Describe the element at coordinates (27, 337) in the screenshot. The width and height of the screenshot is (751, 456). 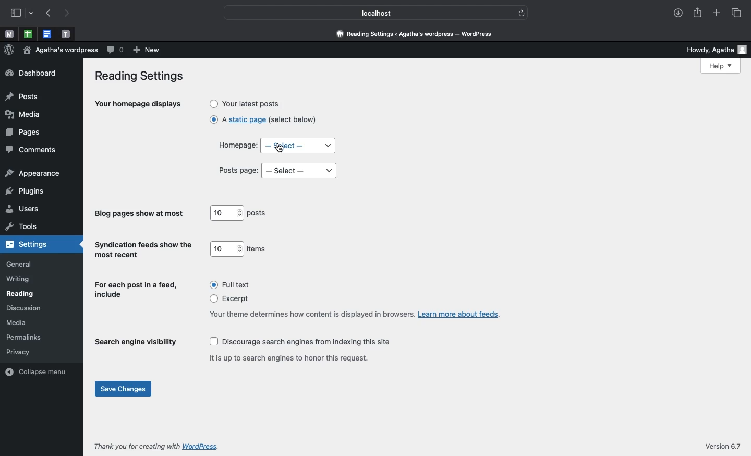
I see `permalinks` at that location.